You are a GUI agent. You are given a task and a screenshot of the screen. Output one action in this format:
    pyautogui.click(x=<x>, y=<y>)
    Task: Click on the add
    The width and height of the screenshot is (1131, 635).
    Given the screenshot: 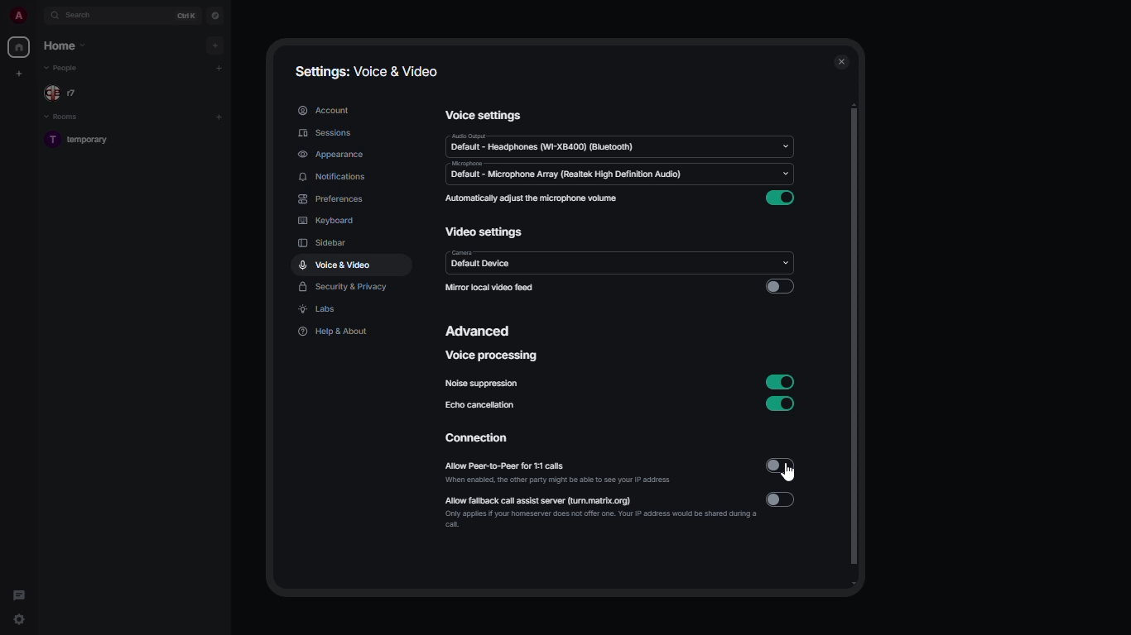 What is the action you would take?
    pyautogui.click(x=219, y=67)
    